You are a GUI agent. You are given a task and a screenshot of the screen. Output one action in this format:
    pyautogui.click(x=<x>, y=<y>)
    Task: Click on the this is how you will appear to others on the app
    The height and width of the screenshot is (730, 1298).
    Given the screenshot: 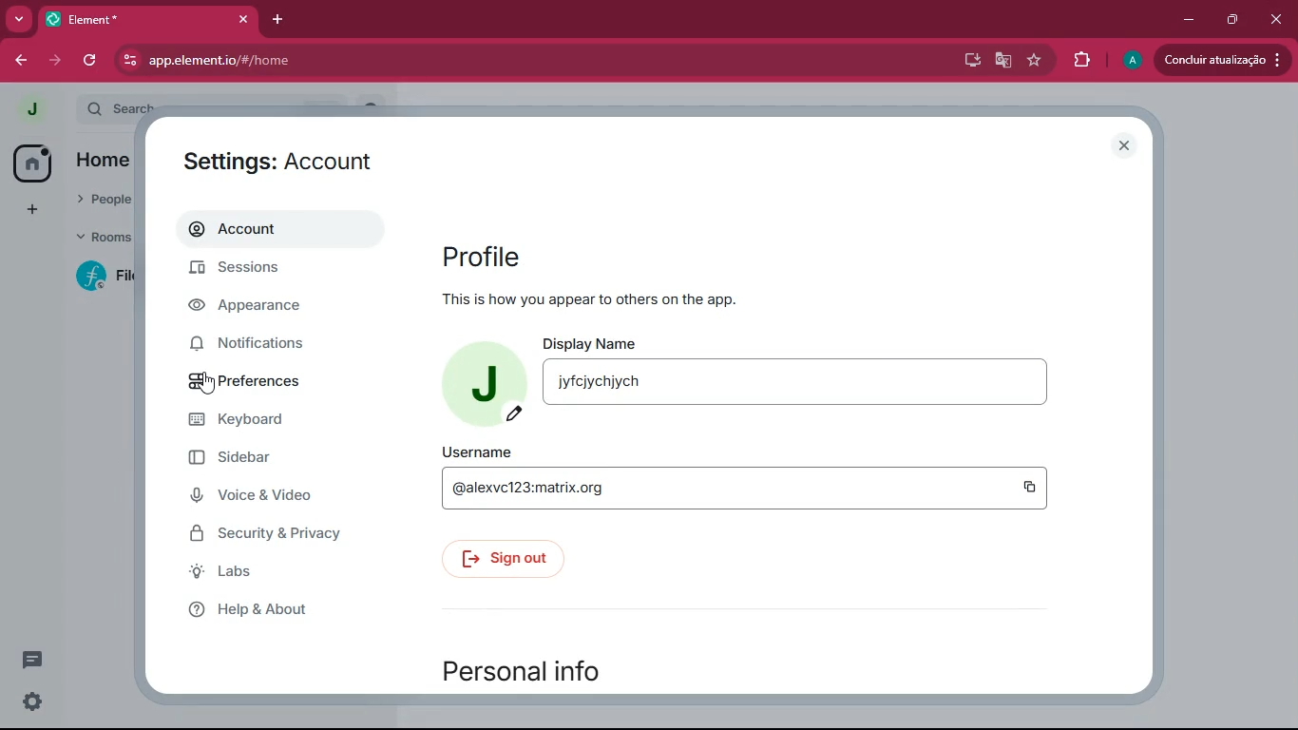 What is the action you would take?
    pyautogui.click(x=635, y=300)
    